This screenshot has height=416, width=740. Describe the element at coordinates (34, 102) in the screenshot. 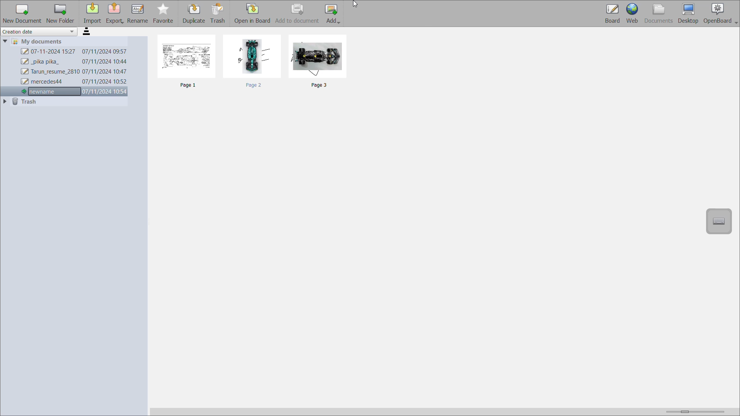

I see `trash` at that location.